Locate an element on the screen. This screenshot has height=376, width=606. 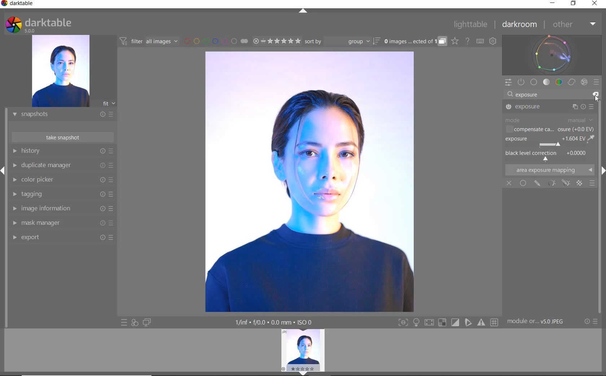
MASK OPTION is located at coordinates (538, 183).